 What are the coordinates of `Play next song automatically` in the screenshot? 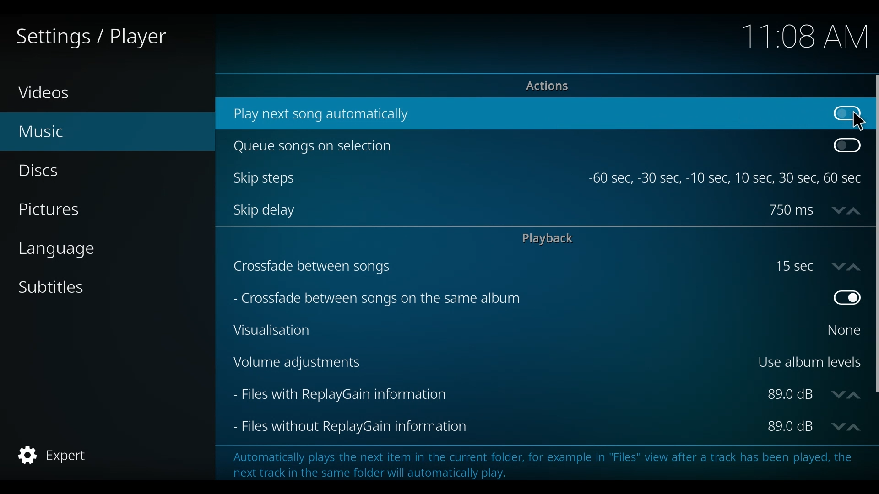 It's located at (517, 114).